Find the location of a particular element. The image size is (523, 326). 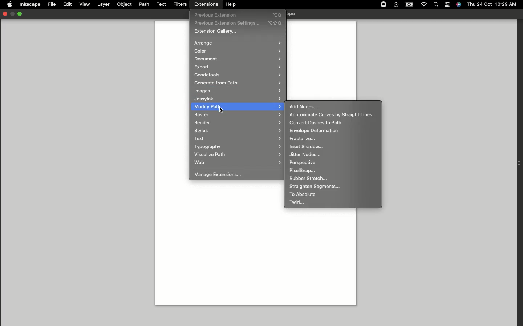

Internet is located at coordinates (423, 4).